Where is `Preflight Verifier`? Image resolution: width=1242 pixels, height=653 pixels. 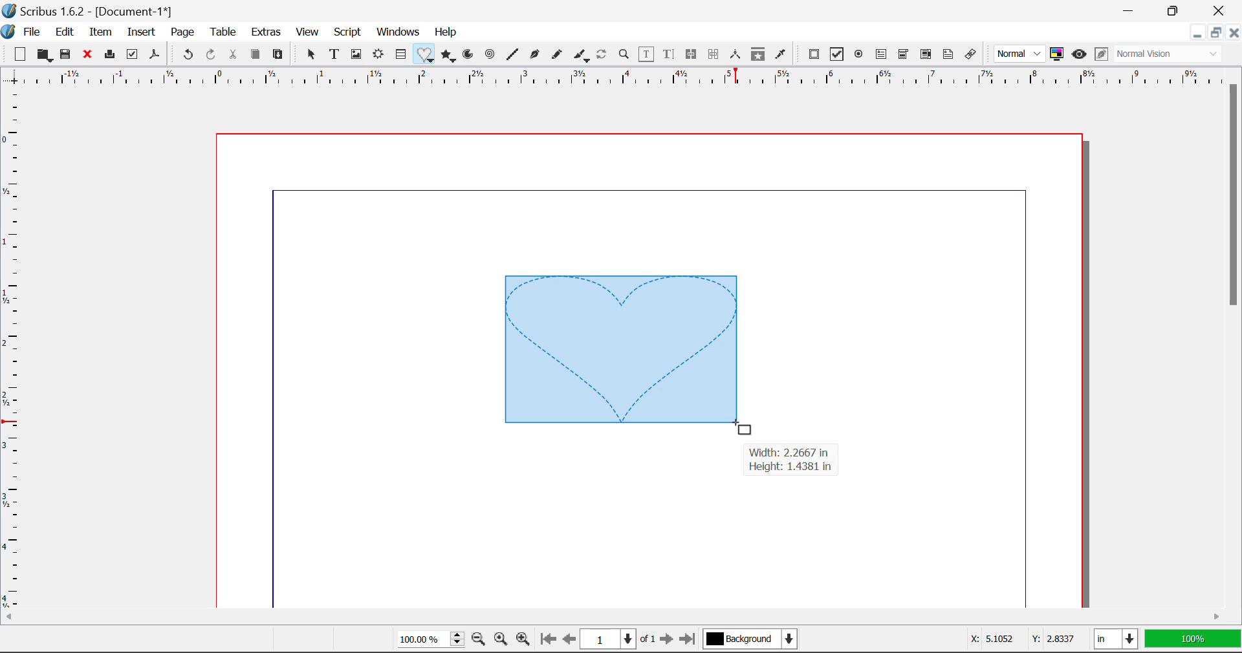 Preflight Verifier is located at coordinates (133, 58).